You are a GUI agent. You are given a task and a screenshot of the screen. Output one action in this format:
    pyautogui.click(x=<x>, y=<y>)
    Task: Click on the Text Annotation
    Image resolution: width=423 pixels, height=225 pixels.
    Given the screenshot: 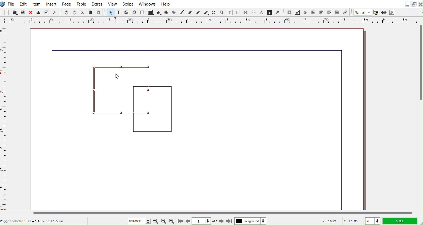 What is the action you would take?
    pyautogui.click(x=337, y=12)
    